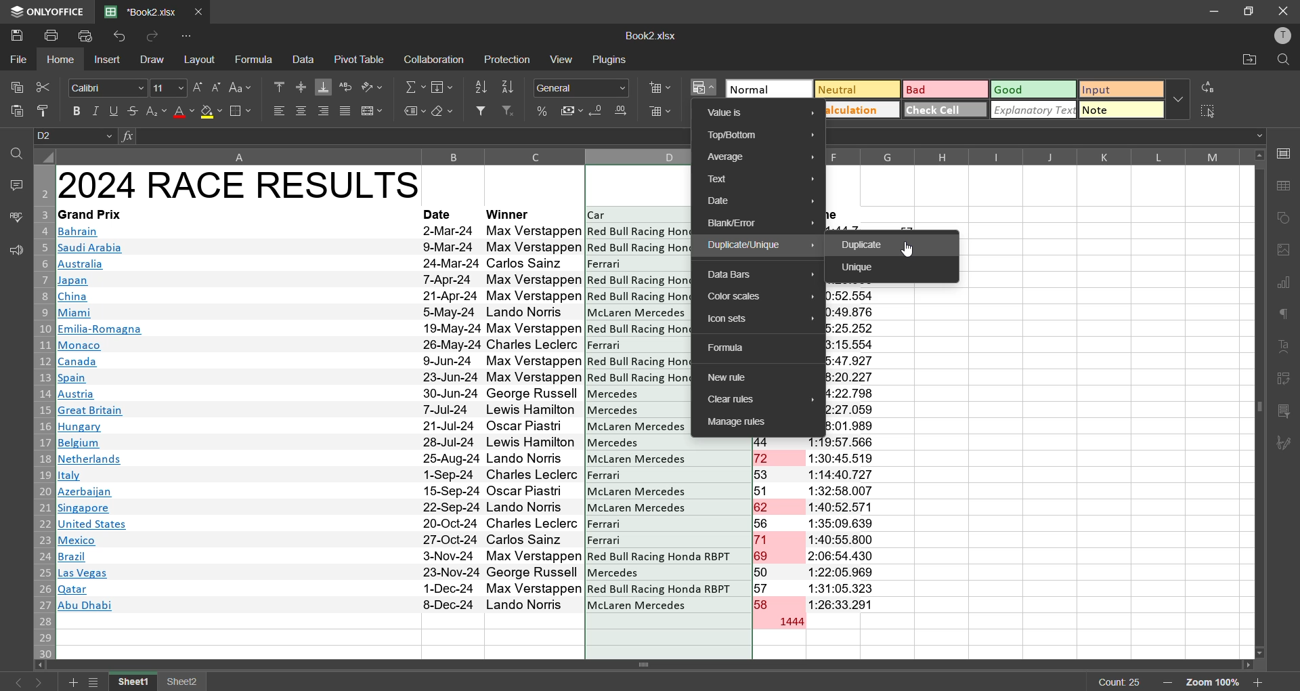  Describe the element at coordinates (43, 682) in the screenshot. I see `next` at that location.